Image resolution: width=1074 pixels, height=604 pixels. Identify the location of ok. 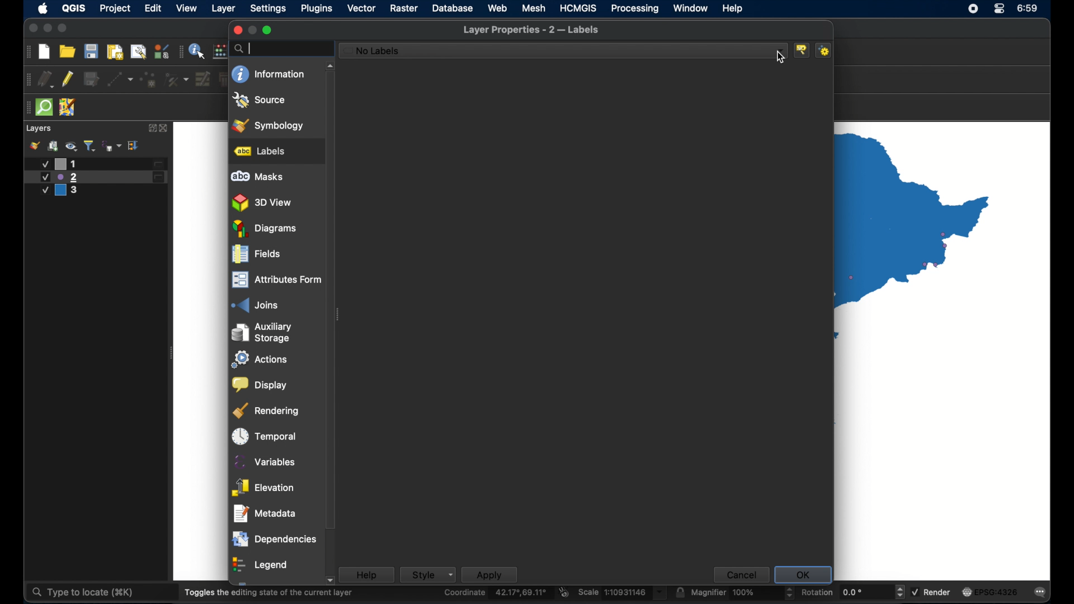
(803, 575).